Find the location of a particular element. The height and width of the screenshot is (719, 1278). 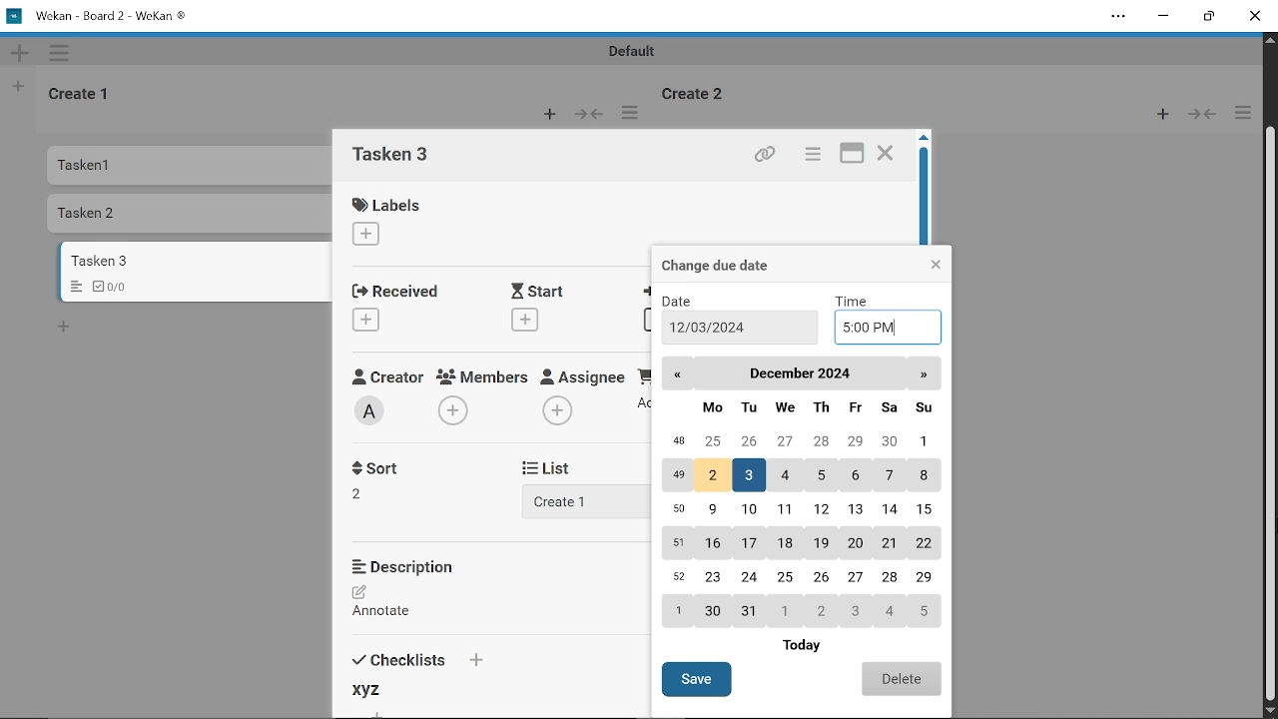

Forward/Back is located at coordinates (589, 113).